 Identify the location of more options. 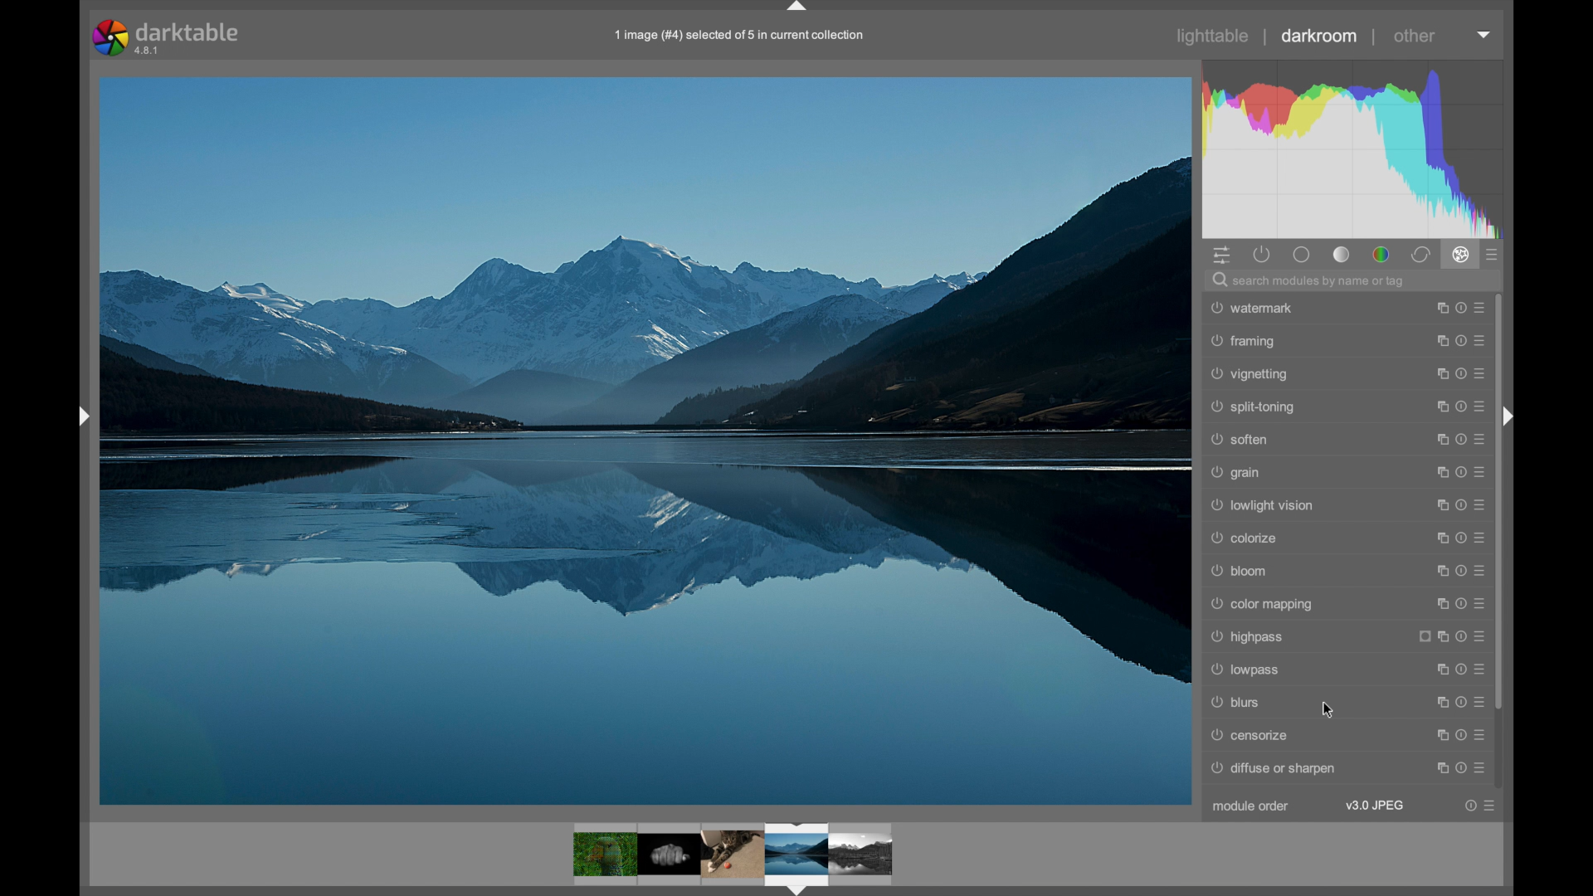
(1479, 473).